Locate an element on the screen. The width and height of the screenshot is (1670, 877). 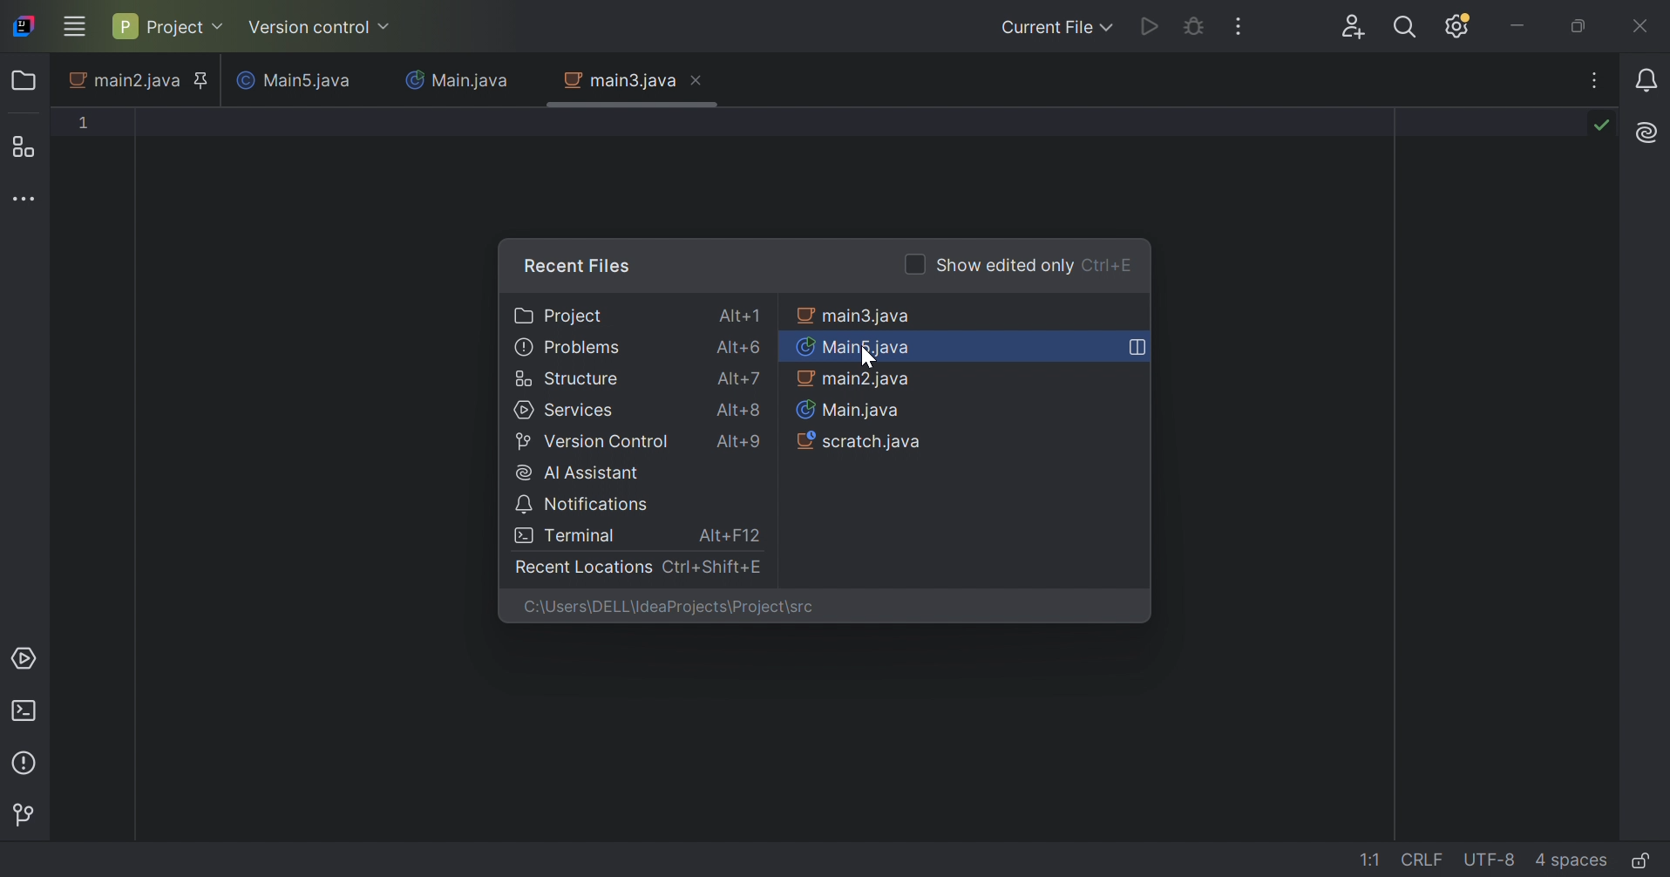
Version control is located at coordinates (21, 814).